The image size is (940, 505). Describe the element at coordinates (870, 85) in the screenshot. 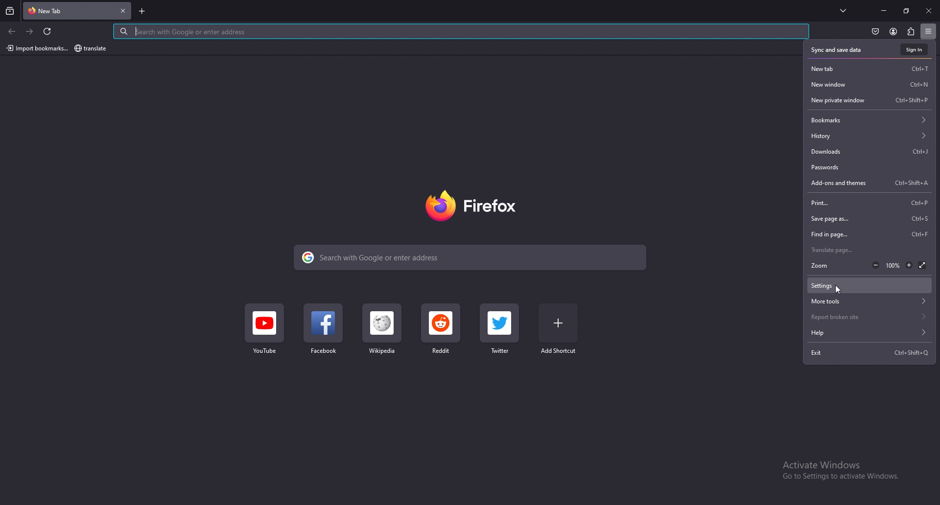

I see `new window` at that location.